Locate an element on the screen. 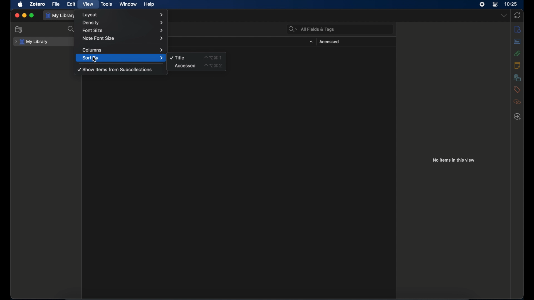 This screenshot has width=534, height=300. sort by is located at coordinates (122, 58).